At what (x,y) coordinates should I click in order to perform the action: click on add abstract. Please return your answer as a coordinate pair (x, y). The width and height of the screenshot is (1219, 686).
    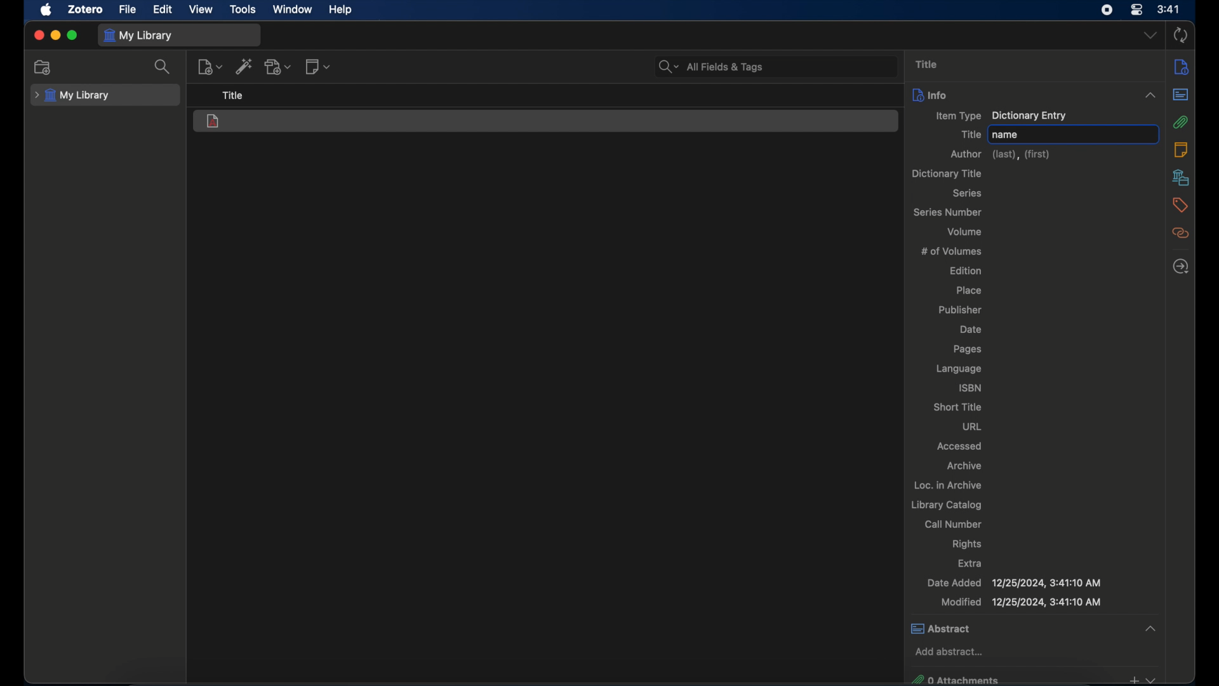
    Looking at the image, I should click on (949, 651).